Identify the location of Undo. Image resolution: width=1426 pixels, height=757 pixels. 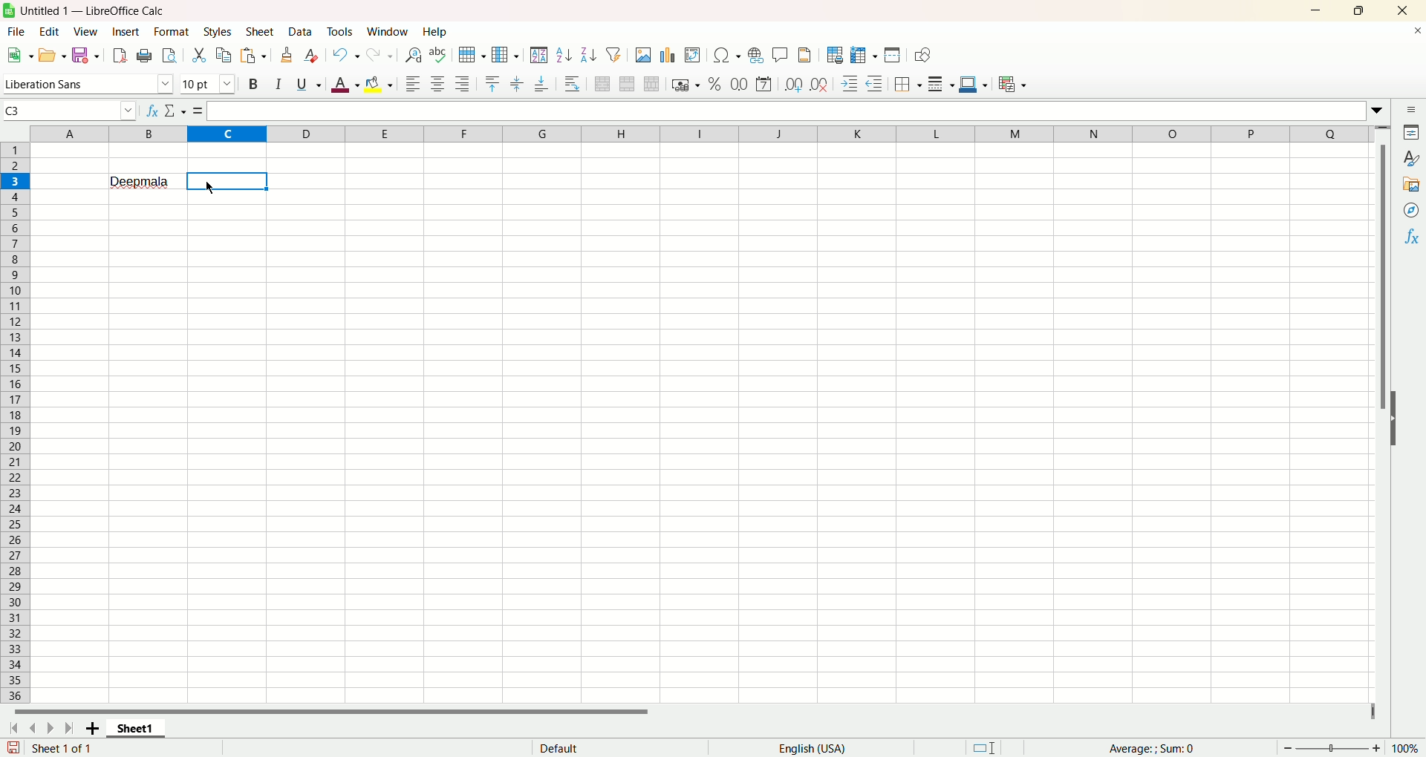
(348, 54).